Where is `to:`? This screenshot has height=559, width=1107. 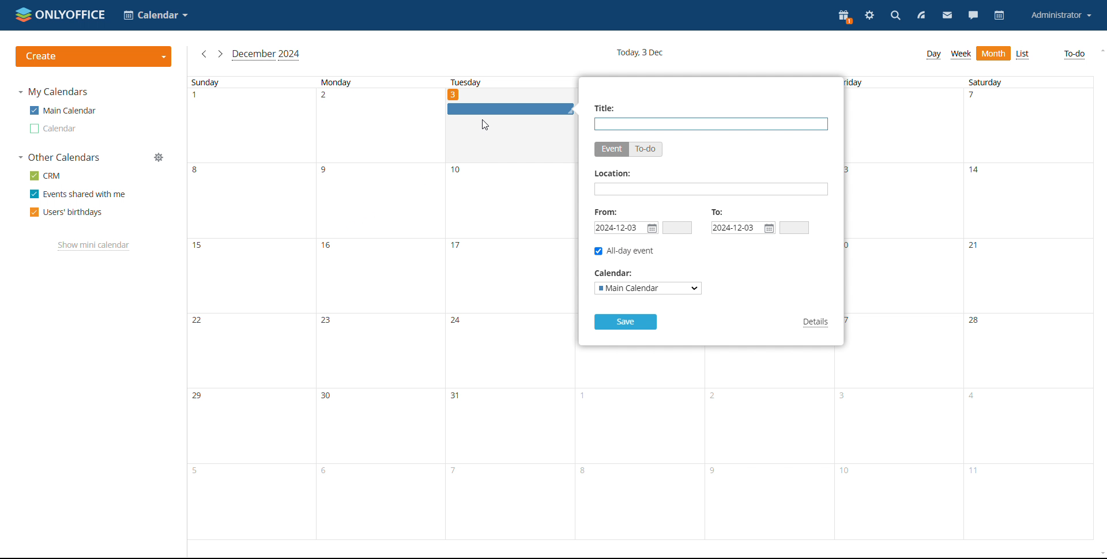 to: is located at coordinates (720, 213).